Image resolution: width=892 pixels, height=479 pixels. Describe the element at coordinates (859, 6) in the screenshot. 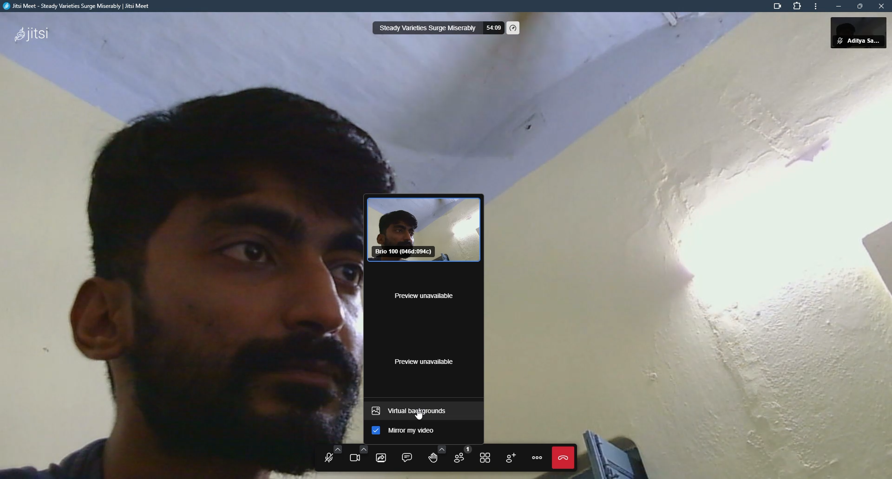

I see `maximize` at that location.